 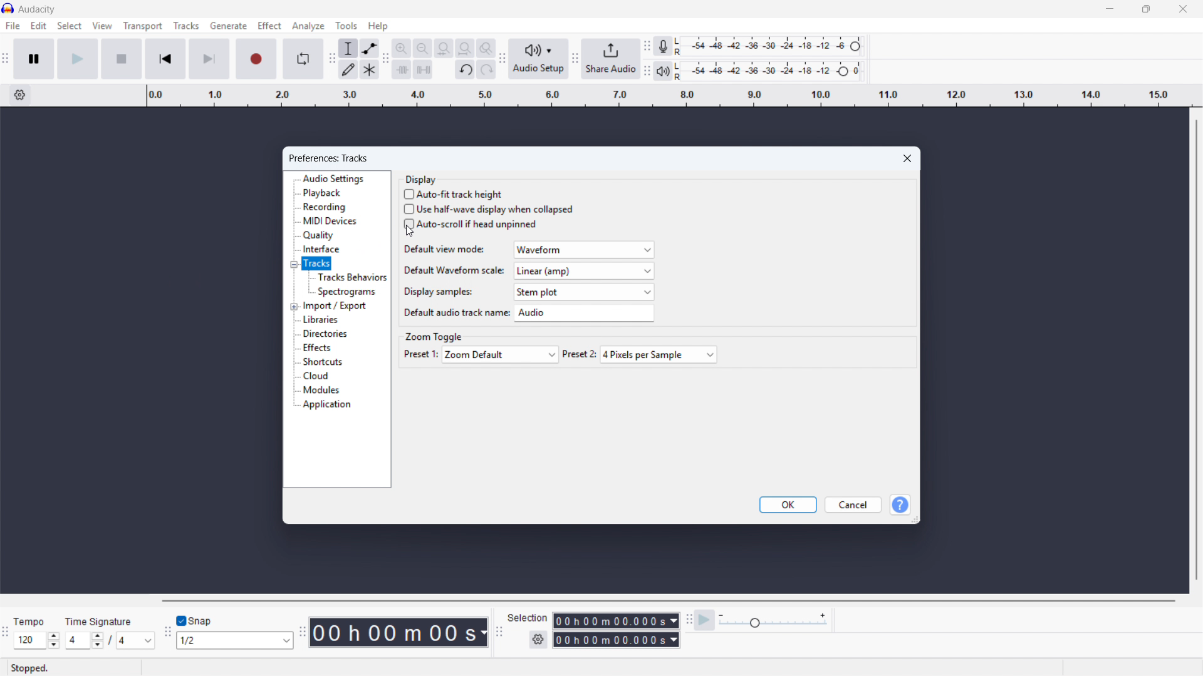 What do you see at coordinates (528, 291) in the screenshot?
I see `diplay samples` at bounding box center [528, 291].